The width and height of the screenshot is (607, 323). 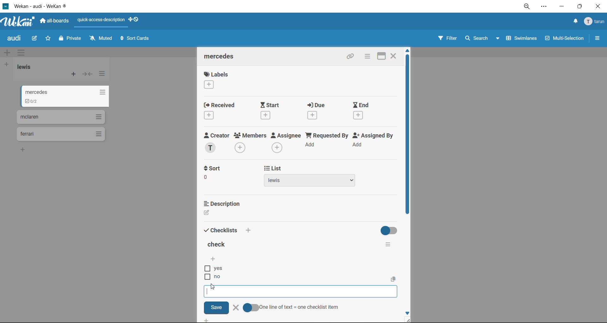 What do you see at coordinates (311, 145) in the screenshot?
I see `Add` at bounding box center [311, 145].